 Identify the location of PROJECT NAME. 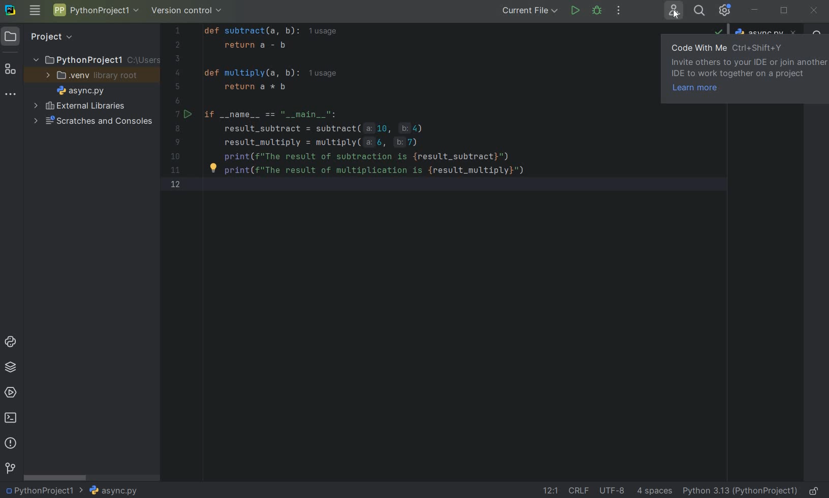
(95, 12).